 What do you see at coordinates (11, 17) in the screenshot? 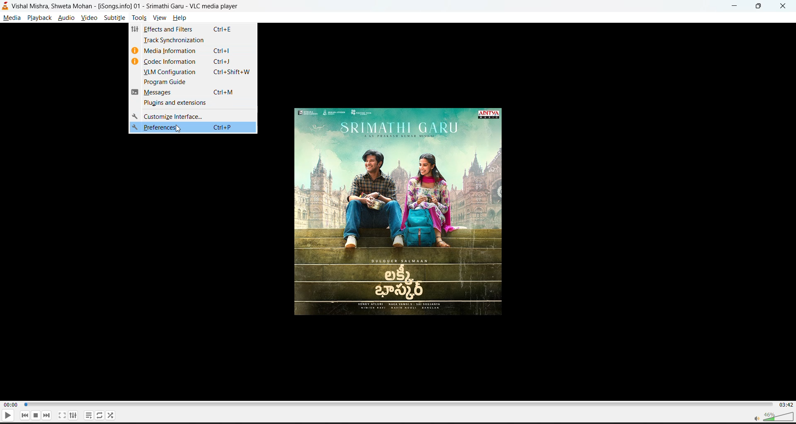
I see `media` at bounding box center [11, 17].